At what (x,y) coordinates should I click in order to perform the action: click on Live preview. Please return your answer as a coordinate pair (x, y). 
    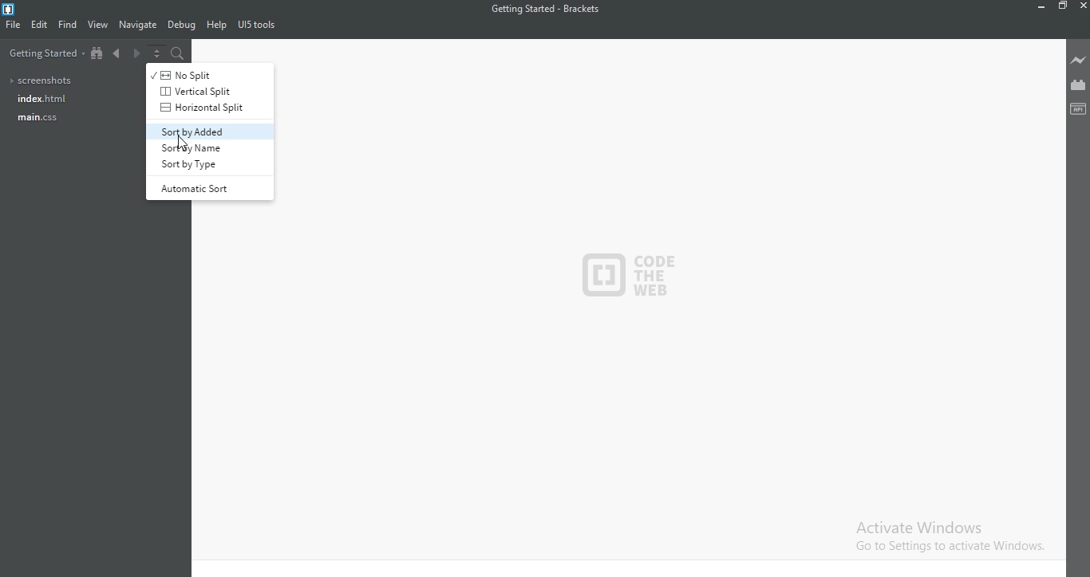
    Looking at the image, I should click on (1080, 61).